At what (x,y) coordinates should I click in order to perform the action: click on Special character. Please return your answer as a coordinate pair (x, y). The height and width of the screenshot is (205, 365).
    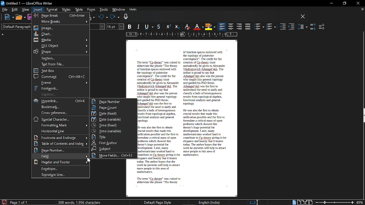
    Looking at the image, I should click on (61, 119).